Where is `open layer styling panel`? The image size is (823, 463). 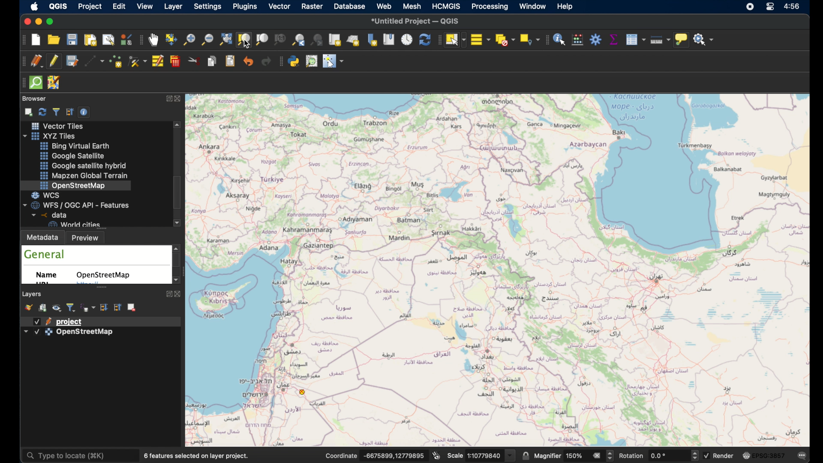
open layer styling panel is located at coordinates (30, 307).